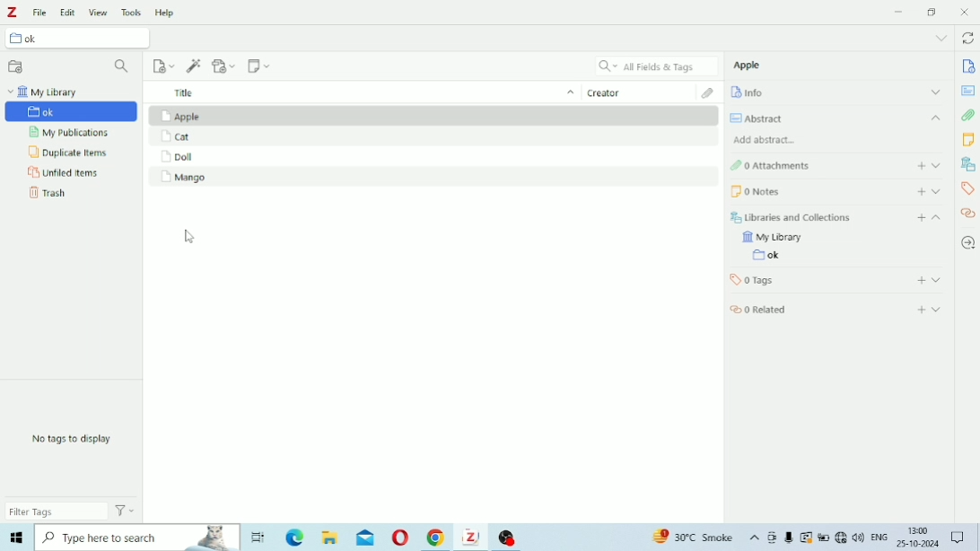 This screenshot has height=551, width=980. I want to click on My Library, so click(45, 90).